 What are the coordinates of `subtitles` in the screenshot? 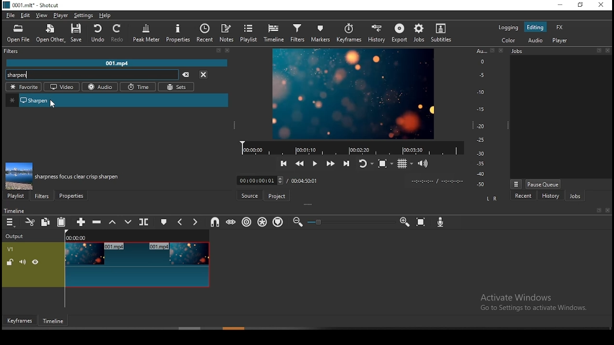 It's located at (441, 33).